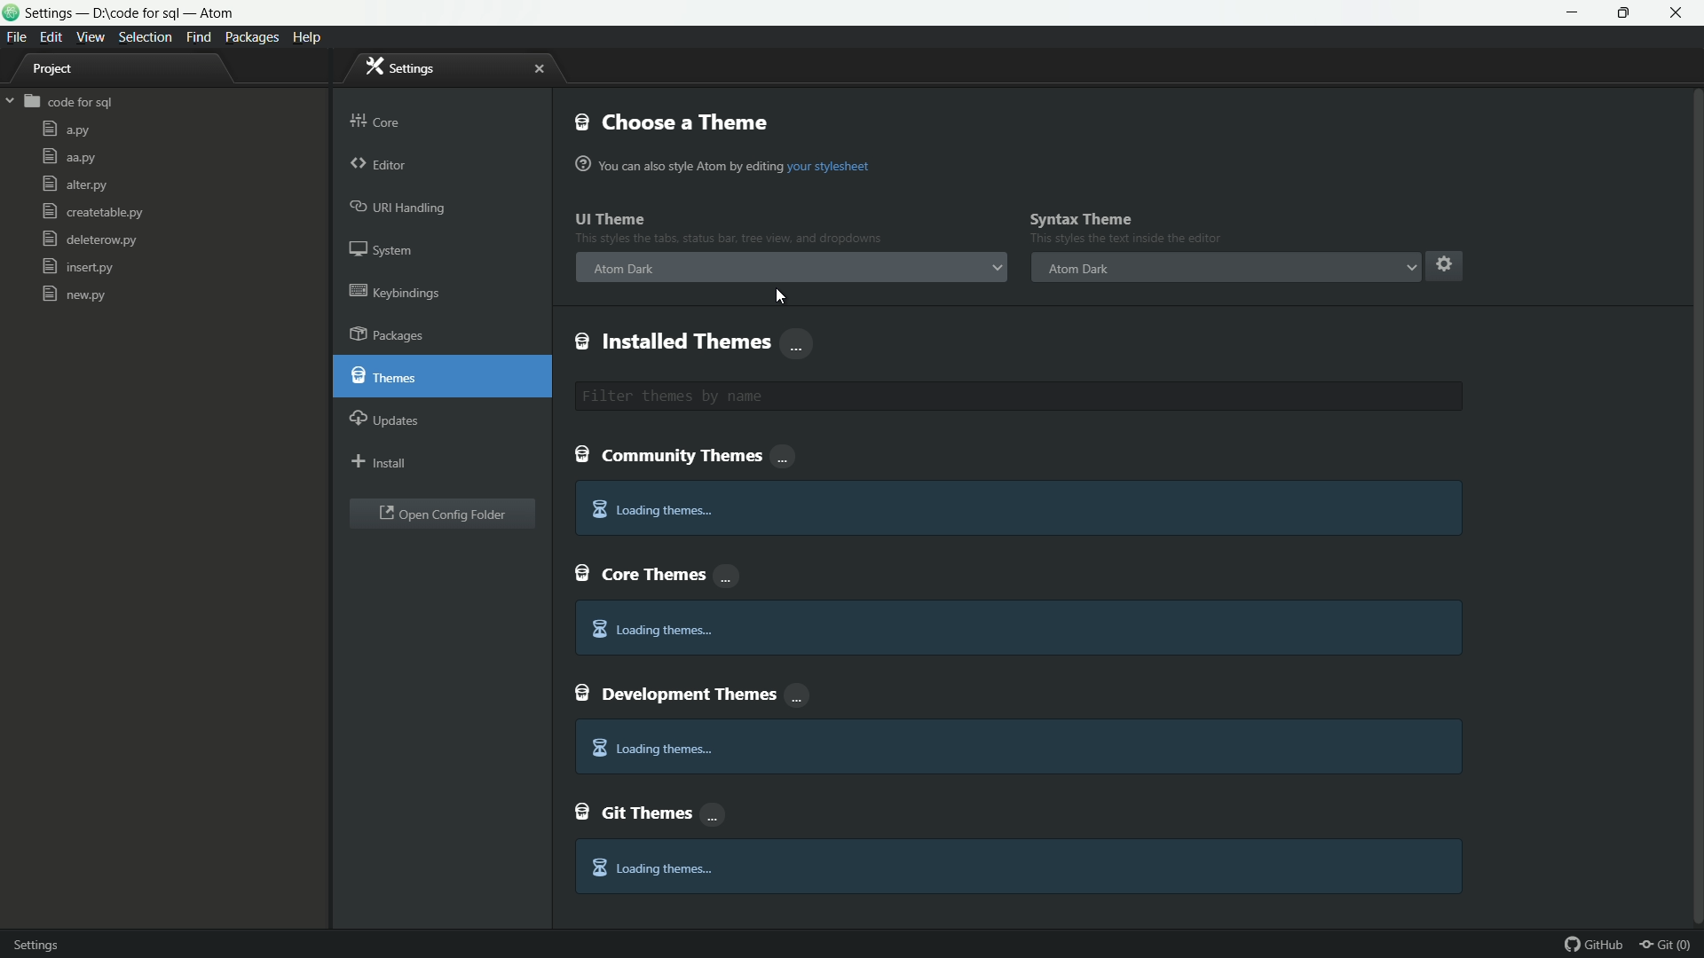 The image size is (1704, 958). I want to click on project, so click(53, 71).